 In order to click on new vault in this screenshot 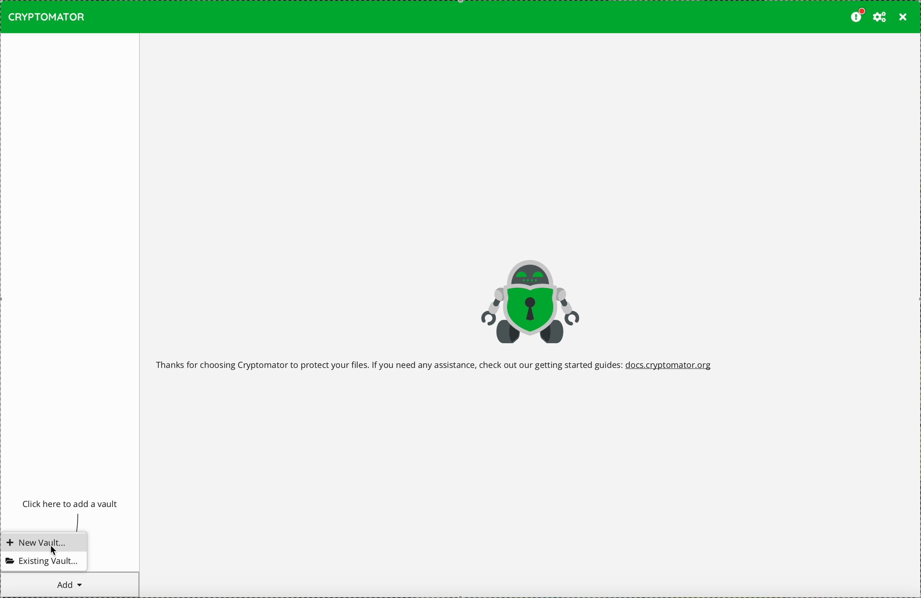, I will do `click(43, 543)`.